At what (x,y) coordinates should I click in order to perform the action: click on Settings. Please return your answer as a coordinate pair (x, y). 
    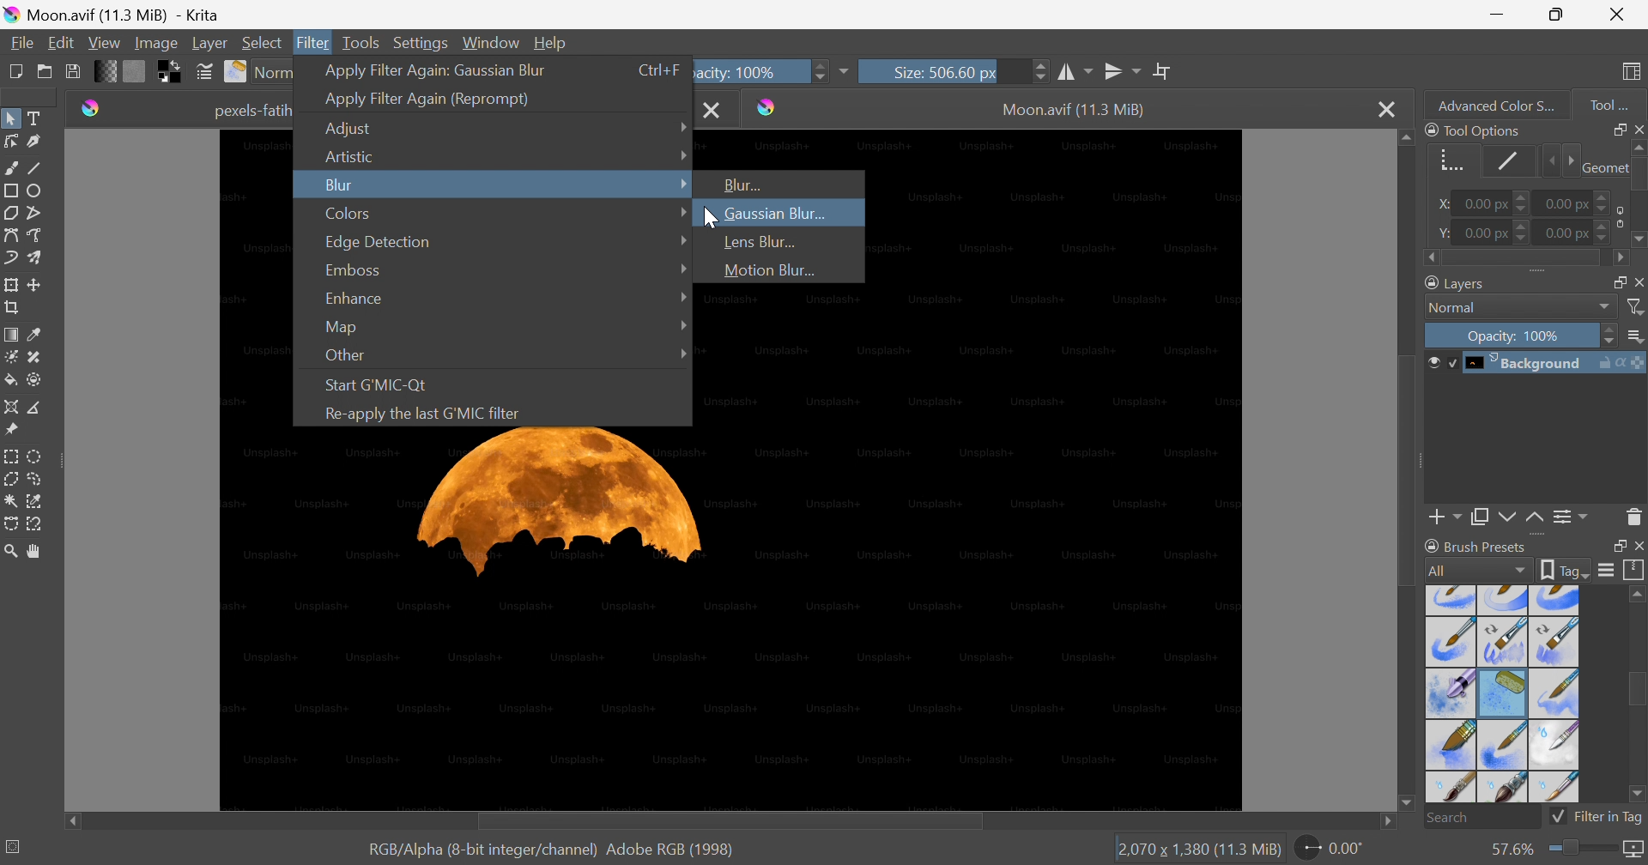
    Looking at the image, I should click on (421, 45).